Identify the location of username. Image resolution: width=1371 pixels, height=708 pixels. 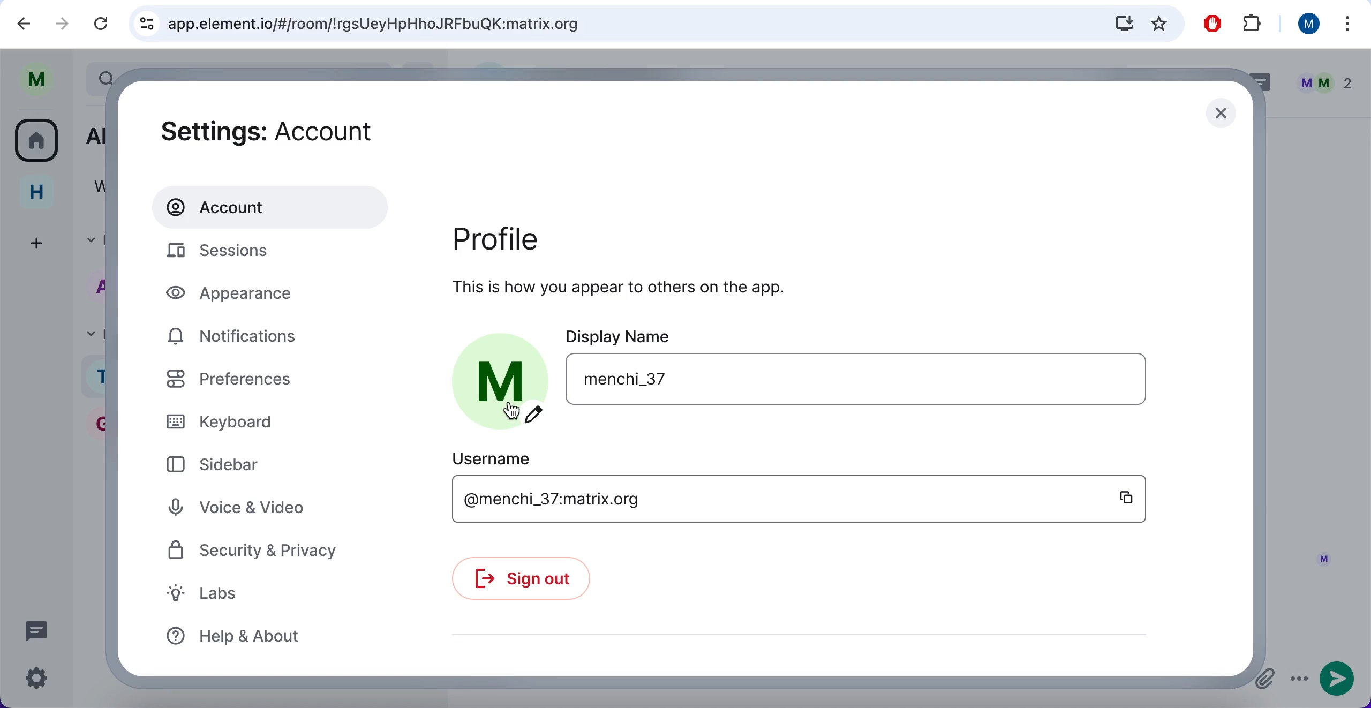
(528, 459).